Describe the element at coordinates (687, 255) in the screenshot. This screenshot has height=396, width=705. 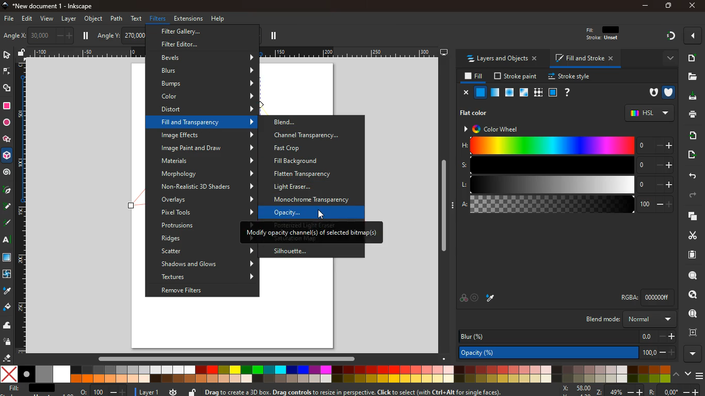
I see `paper` at that location.